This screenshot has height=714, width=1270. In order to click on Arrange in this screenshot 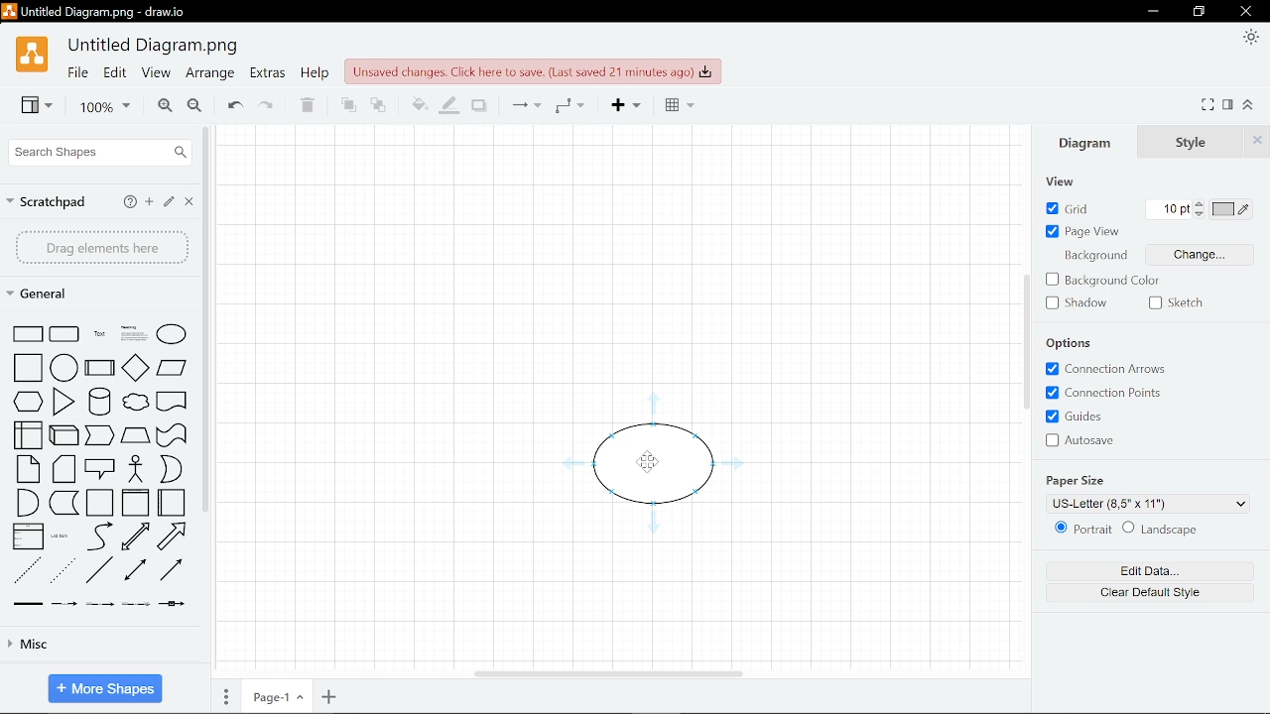, I will do `click(210, 74)`.